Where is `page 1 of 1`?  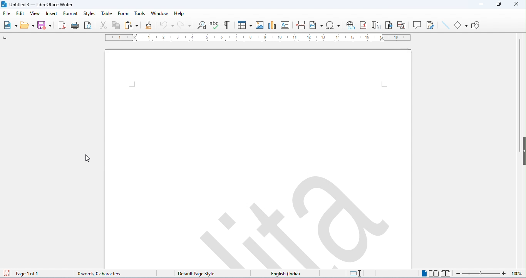 page 1 of 1 is located at coordinates (28, 274).